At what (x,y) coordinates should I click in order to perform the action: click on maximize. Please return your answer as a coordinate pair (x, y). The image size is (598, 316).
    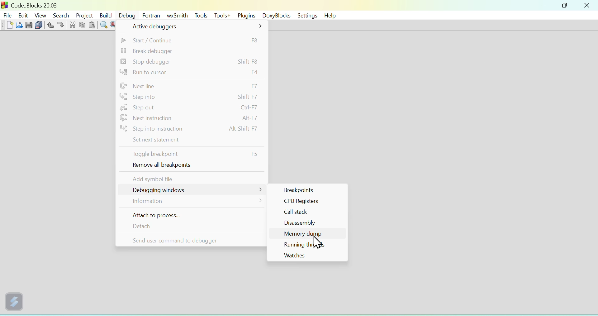
    Looking at the image, I should click on (565, 5).